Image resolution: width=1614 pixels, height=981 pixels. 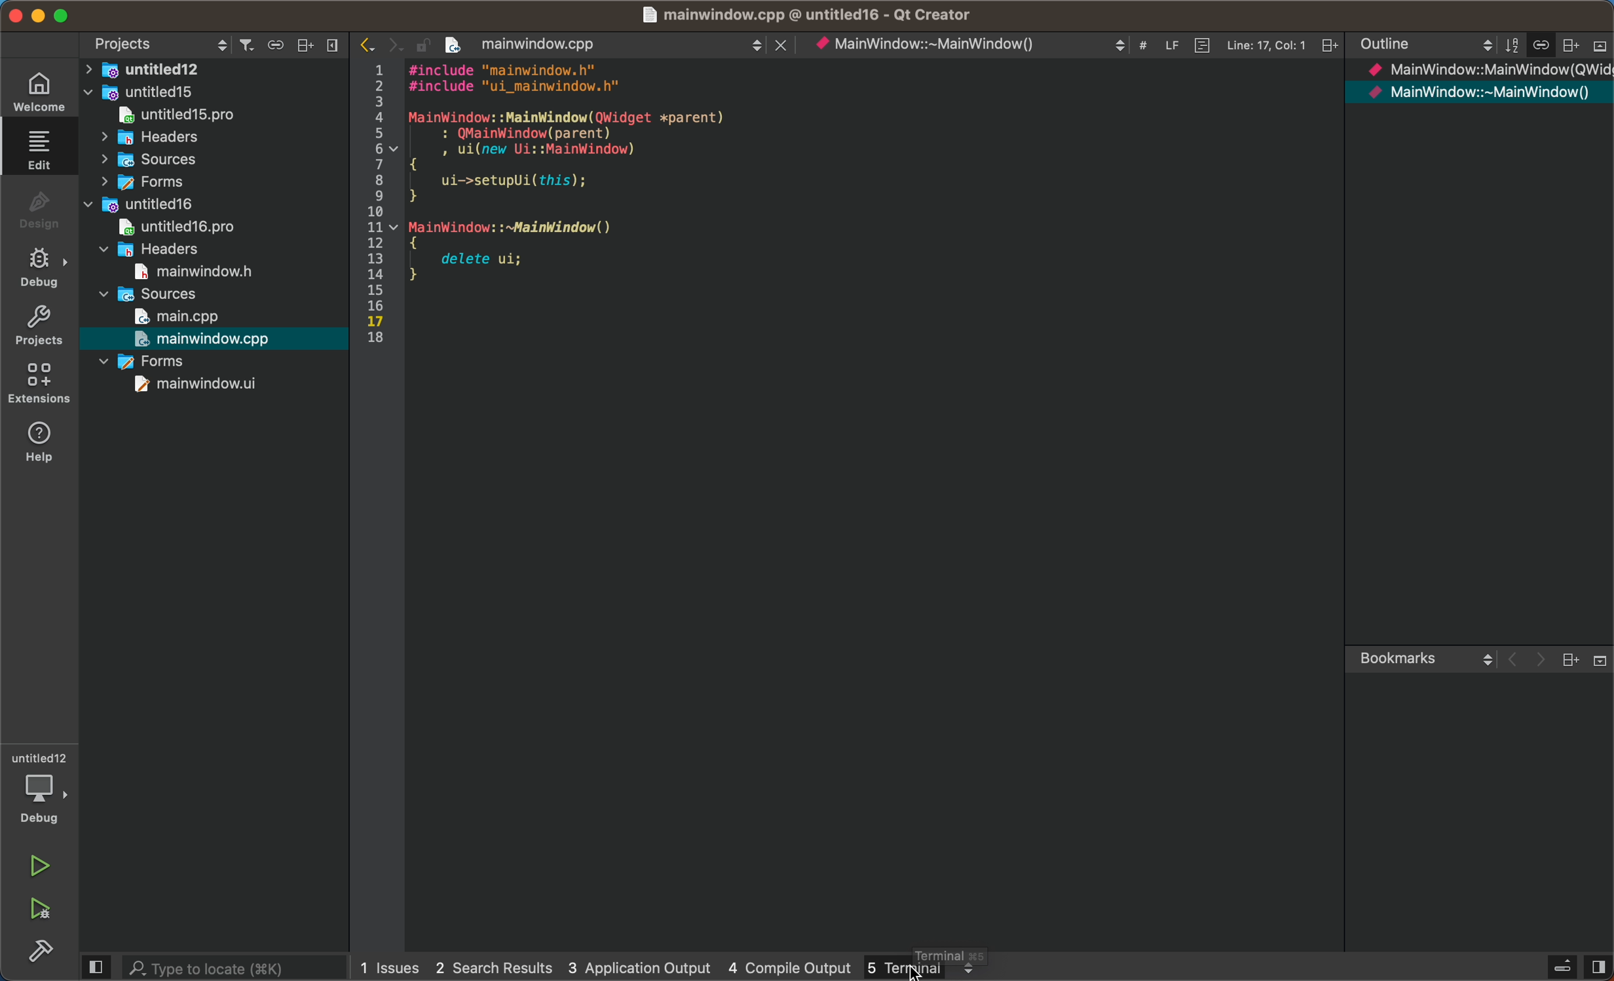 I want to click on debug, so click(x=42, y=266).